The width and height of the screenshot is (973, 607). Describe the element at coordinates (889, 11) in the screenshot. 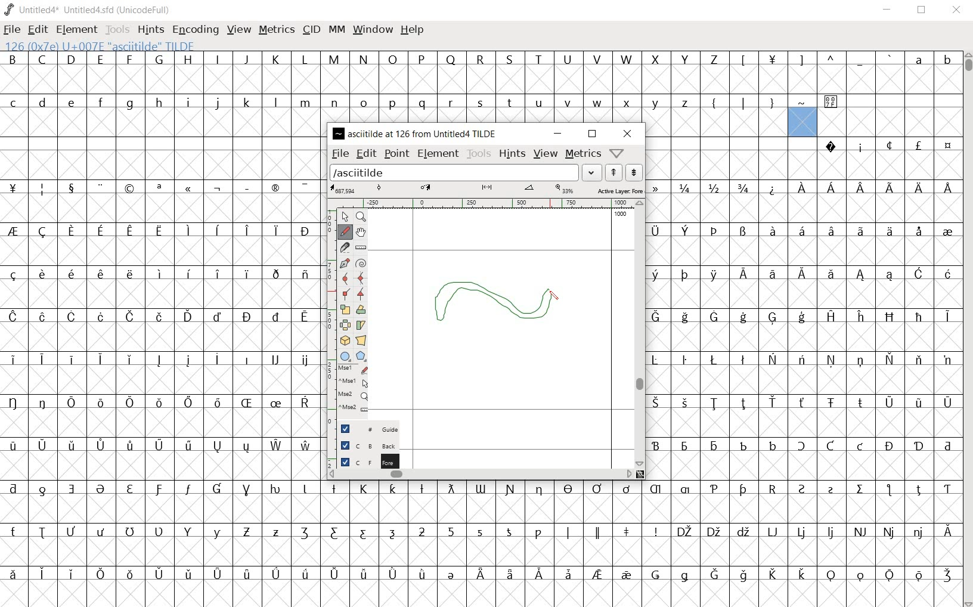

I see `MINIMIZE` at that location.